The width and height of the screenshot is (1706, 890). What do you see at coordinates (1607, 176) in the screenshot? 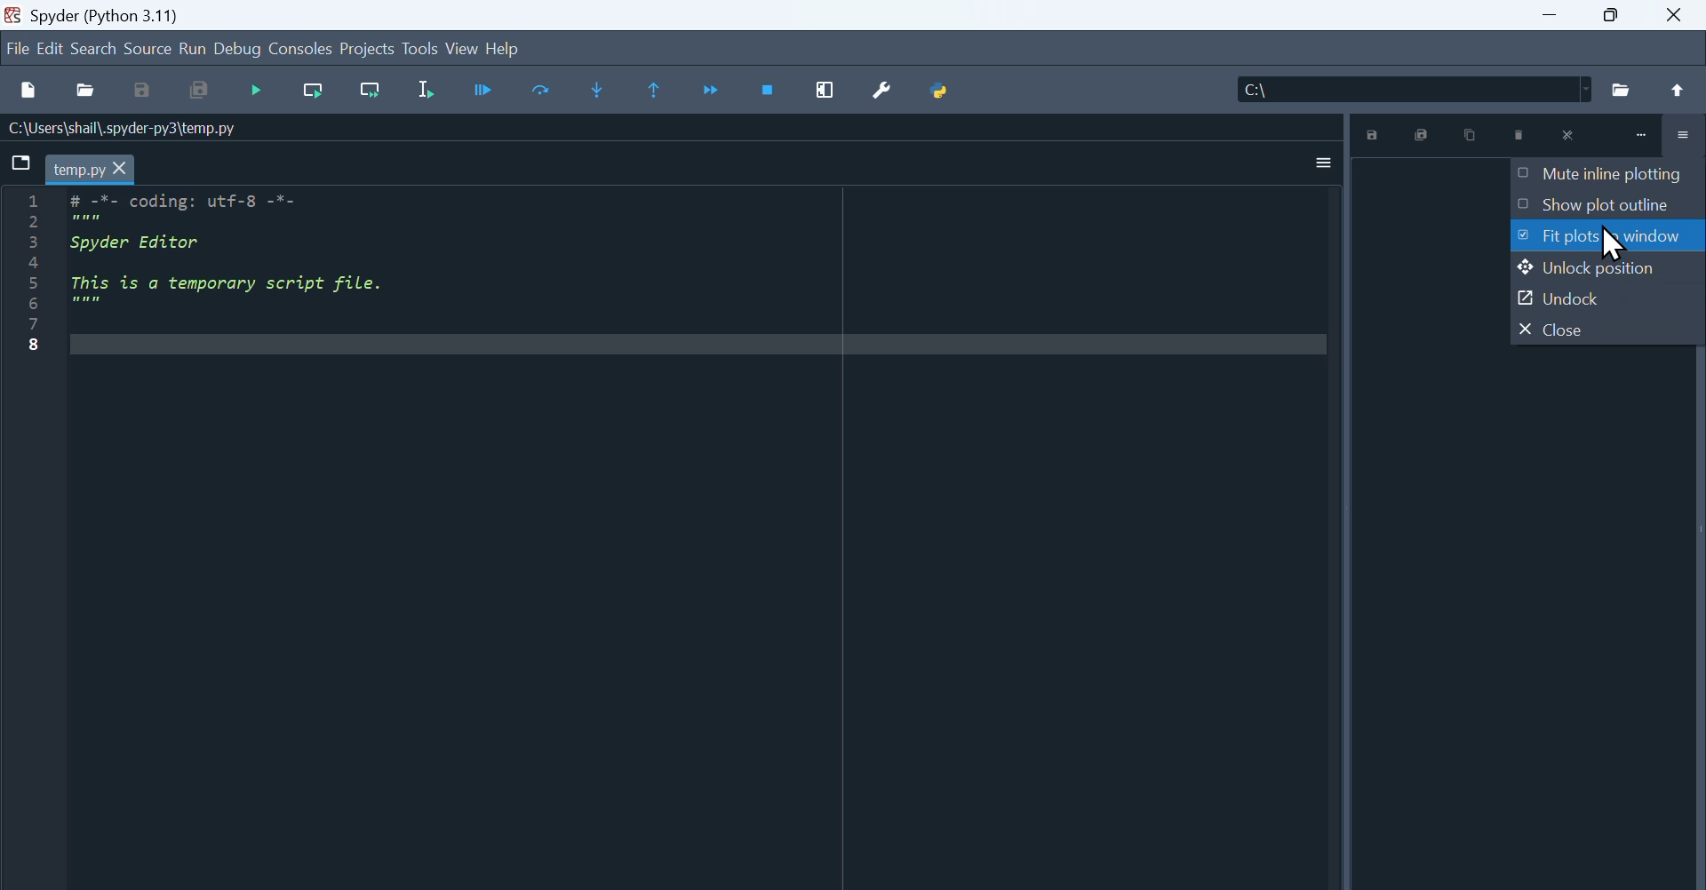
I see `Mute in line plotting` at bounding box center [1607, 176].